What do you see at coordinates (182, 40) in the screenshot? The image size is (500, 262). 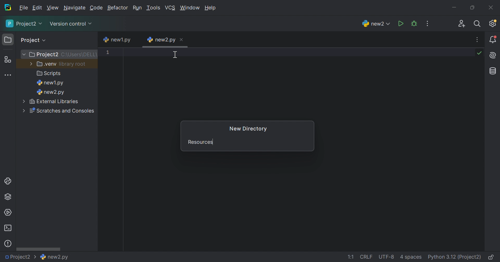 I see `Close` at bounding box center [182, 40].